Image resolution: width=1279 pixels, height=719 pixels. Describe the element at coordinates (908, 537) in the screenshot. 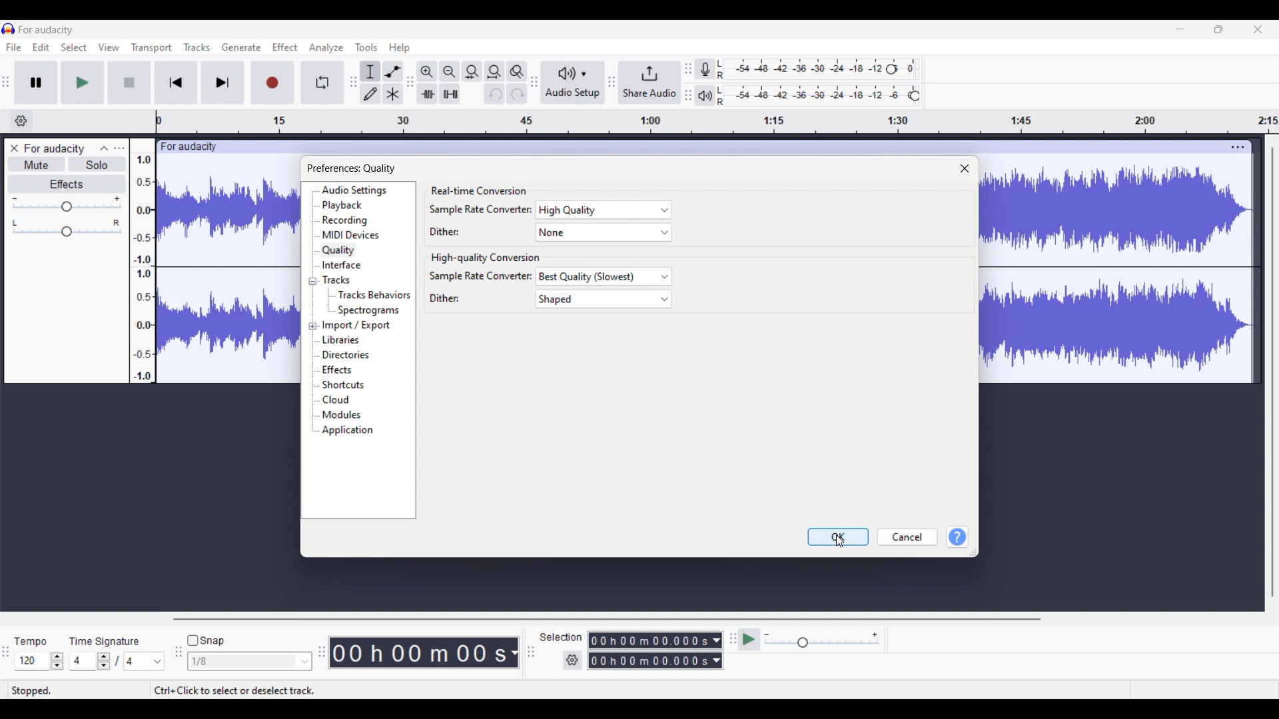

I see `Cancel` at that location.